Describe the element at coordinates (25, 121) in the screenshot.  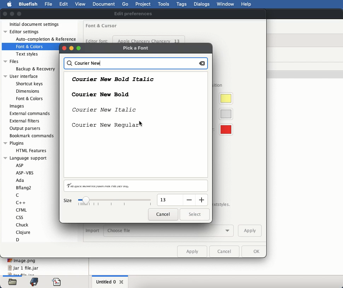
I see `external filters ` at that location.